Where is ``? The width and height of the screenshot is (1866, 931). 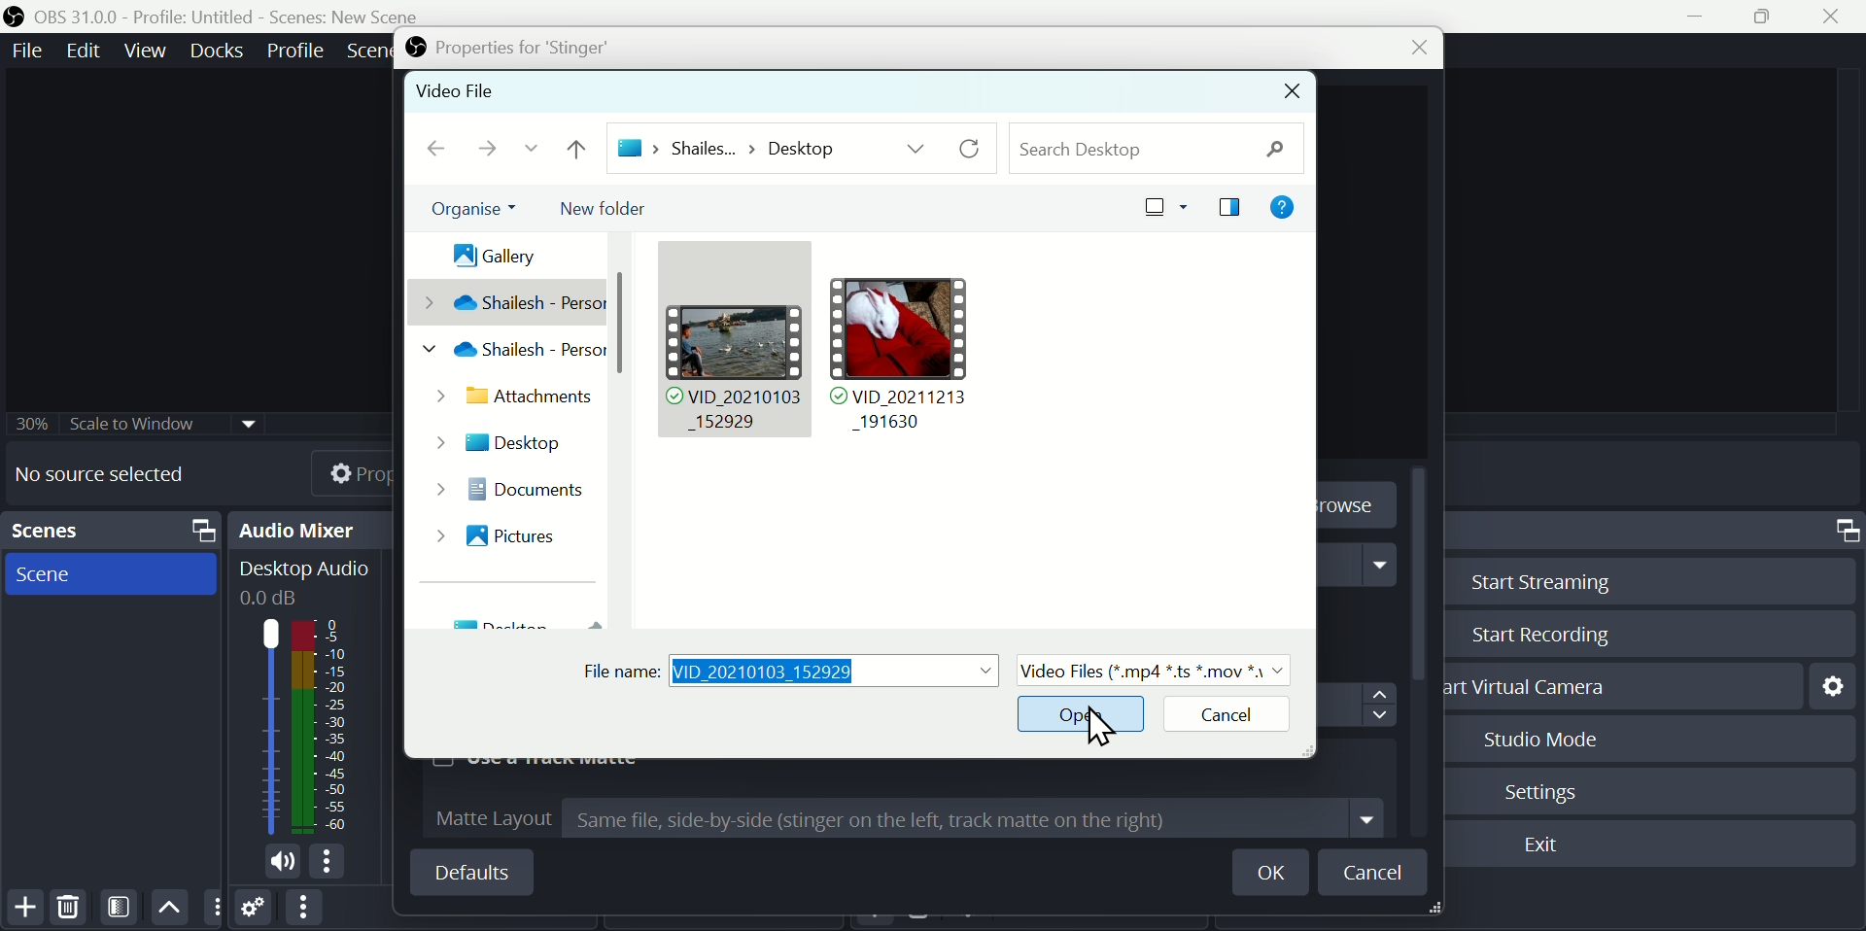  is located at coordinates (23, 50).